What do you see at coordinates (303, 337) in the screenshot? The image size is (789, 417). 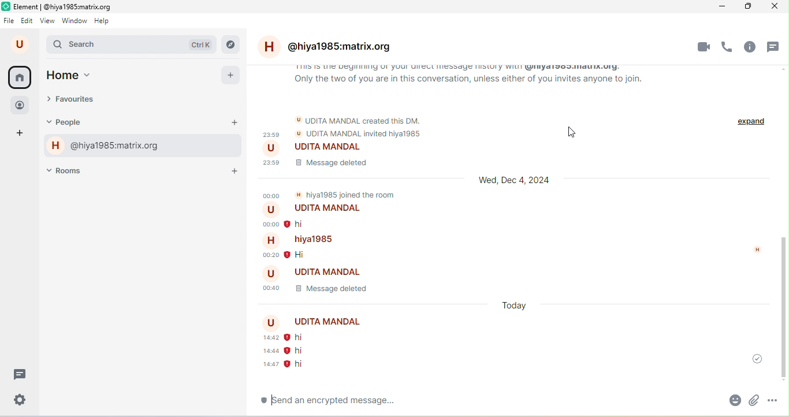 I see `hi` at bounding box center [303, 337].